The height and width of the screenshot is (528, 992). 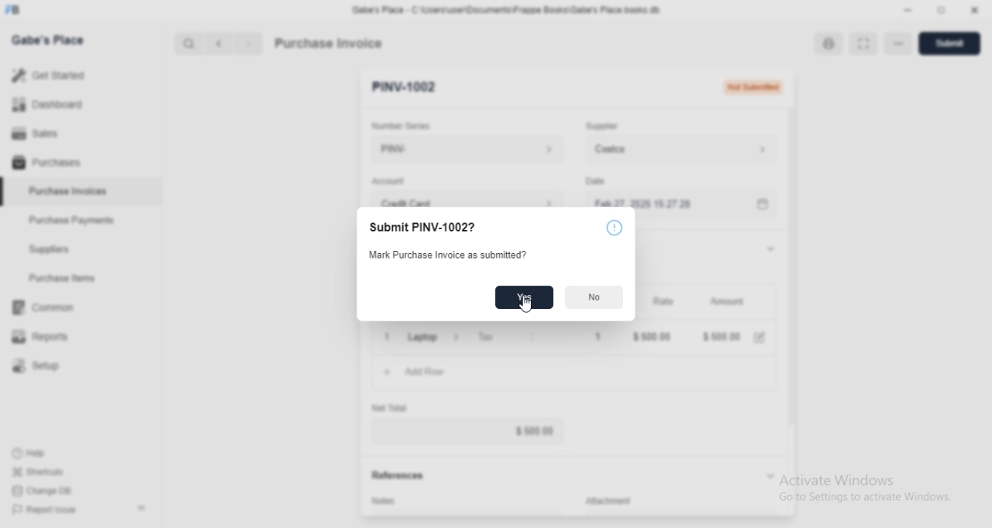 What do you see at coordinates (383, 500) in the screenshot?
I see `Notes` at bounding box center [383, 500].